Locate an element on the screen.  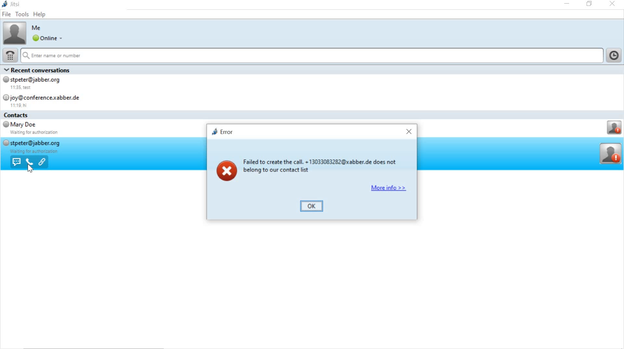
stpeter@jabber.org waiting for authorization is located at coordinates (31, 147).